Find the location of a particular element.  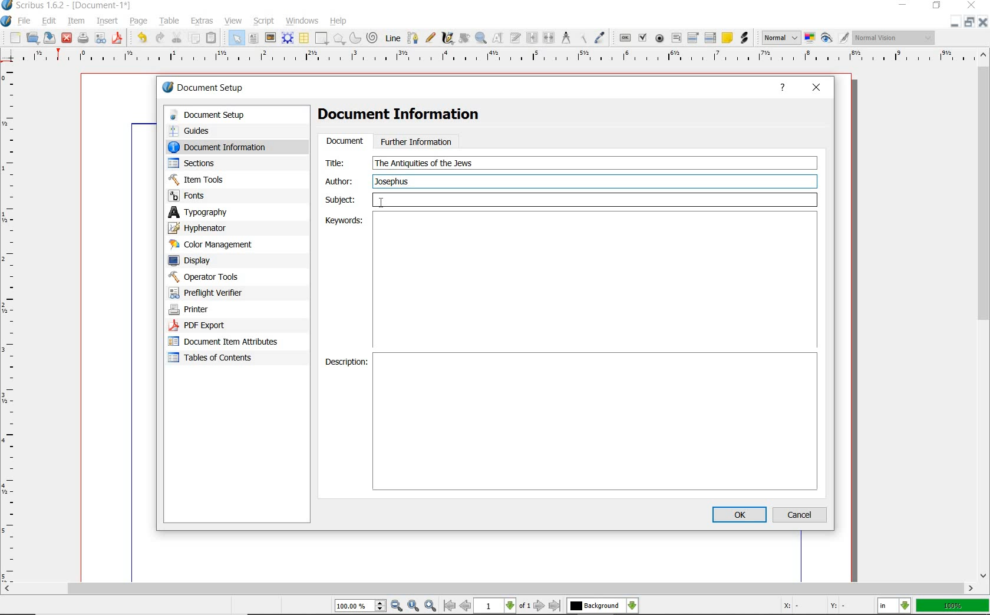

zoom factor is located at coordinates (952, 607).